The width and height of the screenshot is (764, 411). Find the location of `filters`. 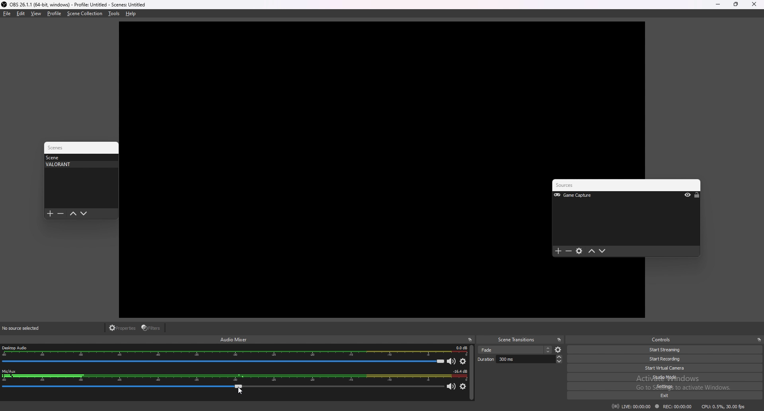

filters is located at coordinates (152, 328).